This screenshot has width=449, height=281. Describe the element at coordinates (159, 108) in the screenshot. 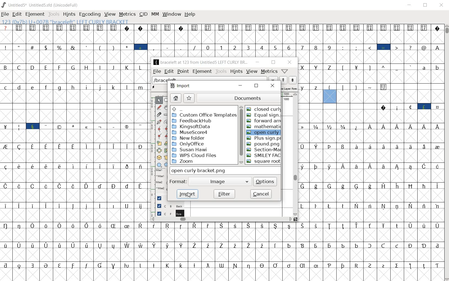

I see `draw a freehand curve` at that location.